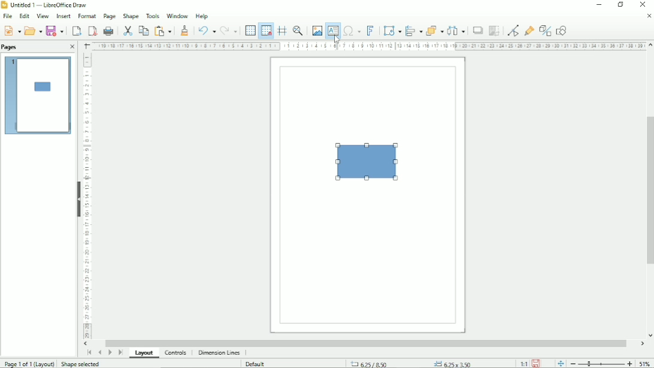 This screenshot has height=368, width=654. What do you see at coordinates (457, 31) in the screenshot?
I see `Distribute` at bounding box center [457, 31].